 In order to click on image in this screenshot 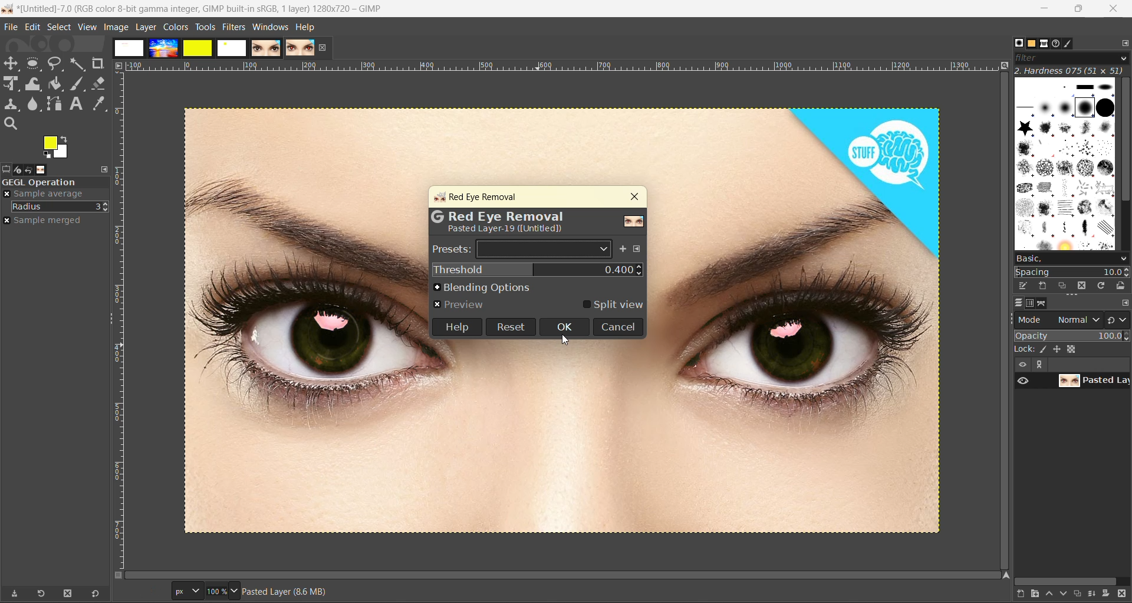, I will do `click(114, 27)`.